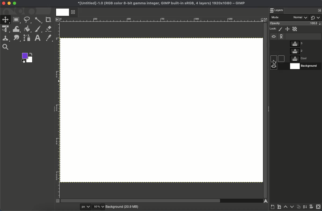  What do you see at coordinates (38, 38) in the screenshot?
I see `Text` at bounding box center [38, 38].